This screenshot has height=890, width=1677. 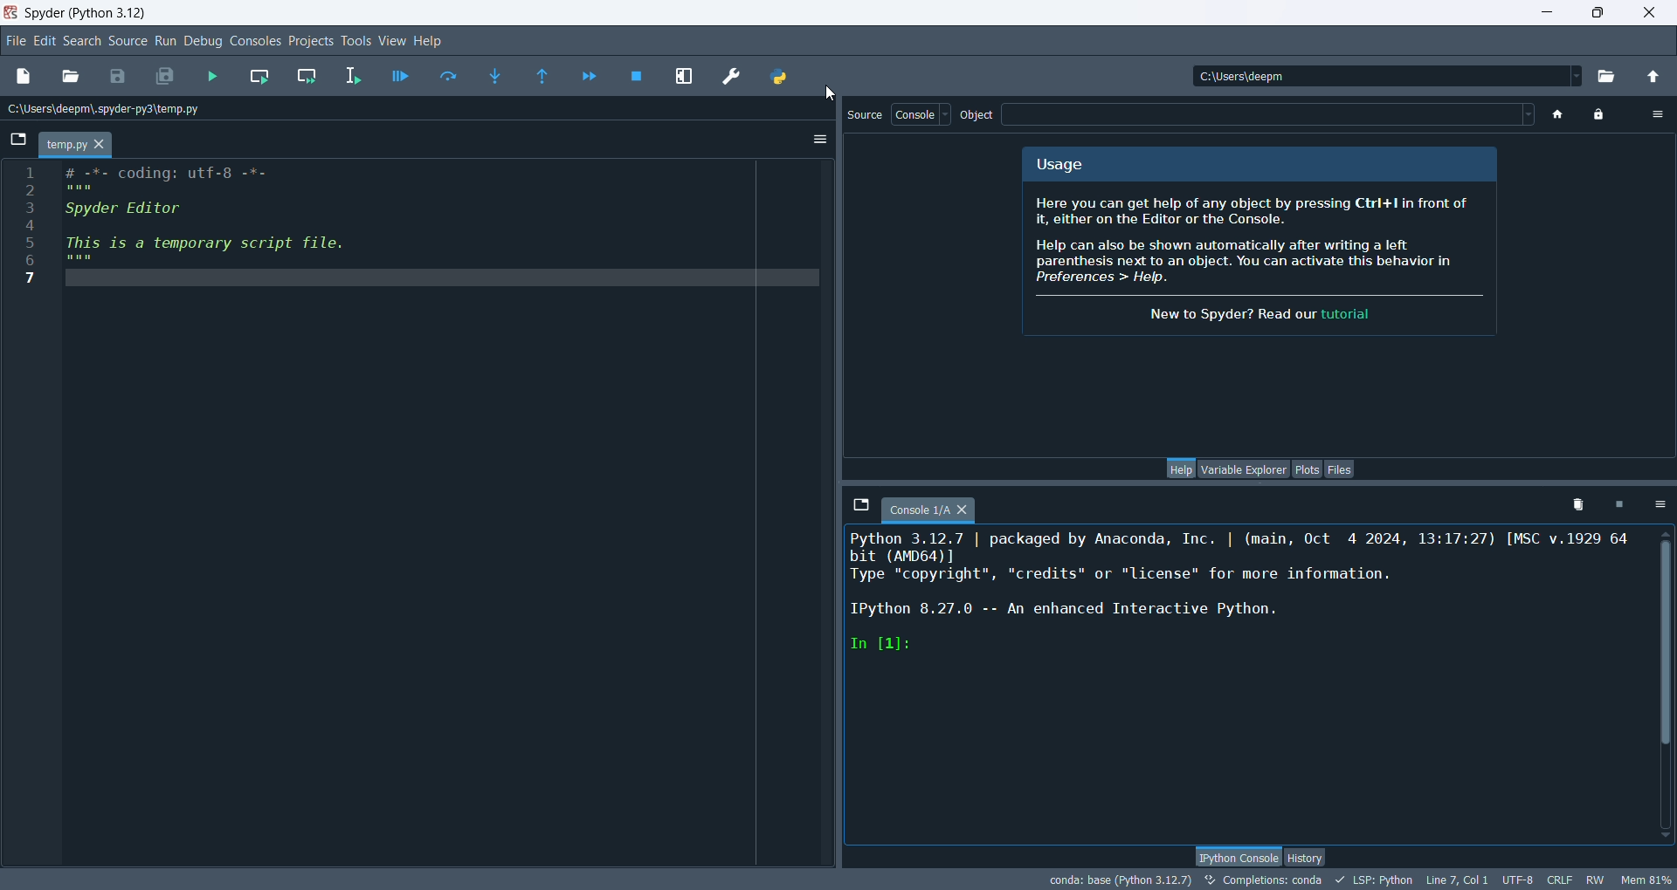 I want to click on ipython console pane text, so click(x=1239, y=592).